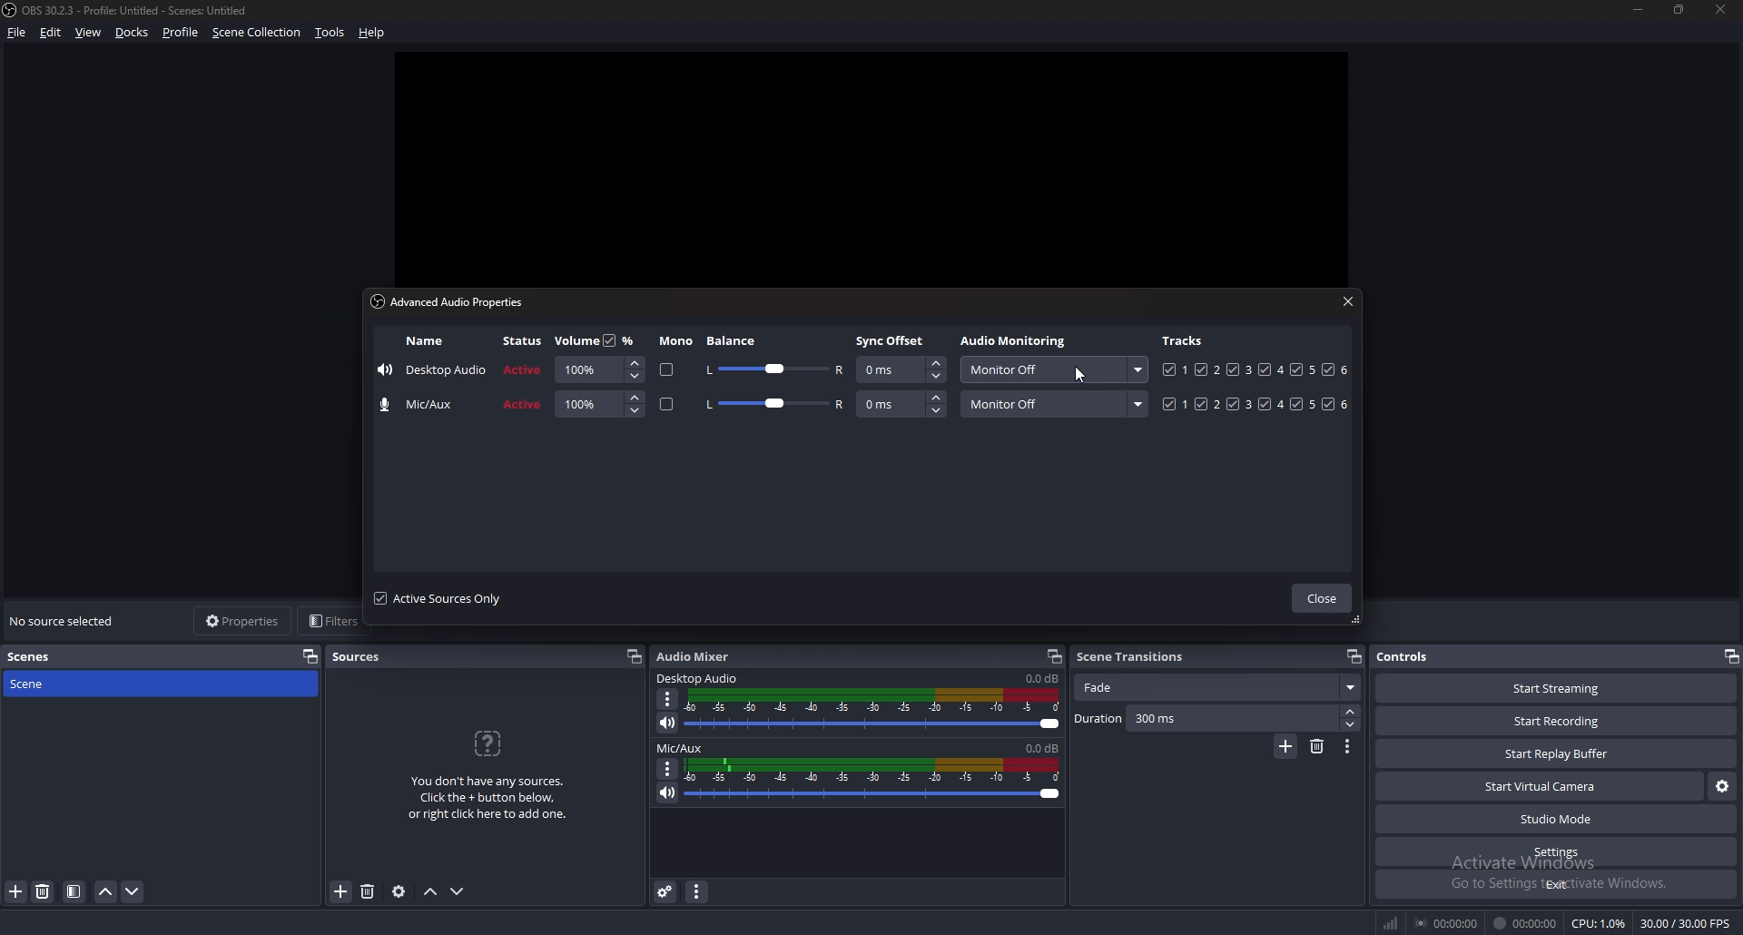 The image size is (1743, 935). Describe the element at coordinates (1185, 340) in the screenshot. I see `tracks` at that location.